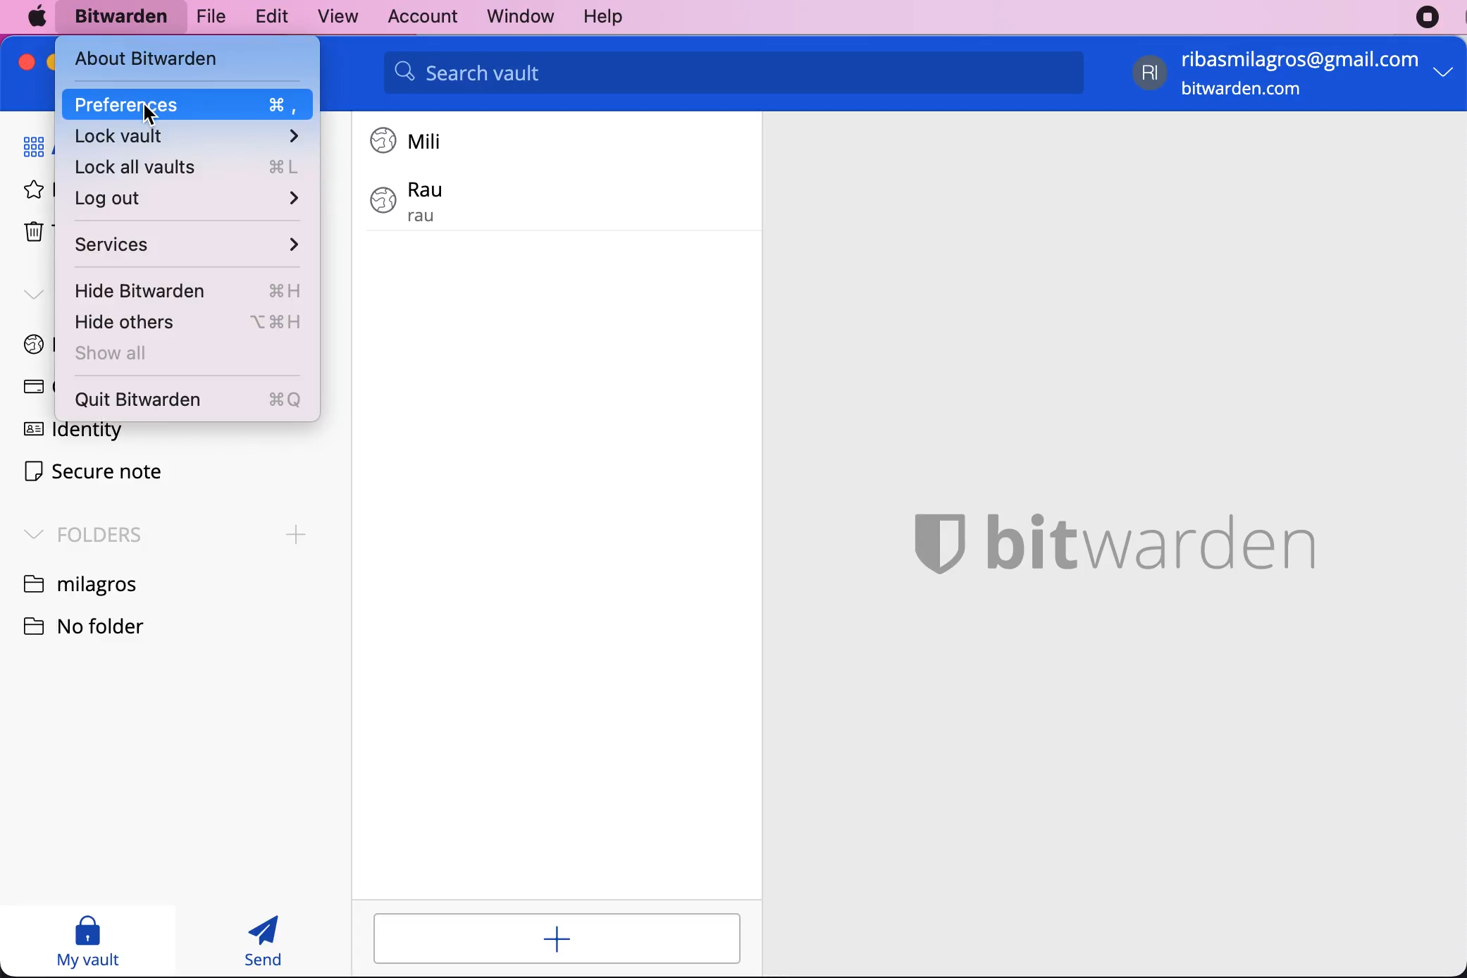 This screenshot has height=978, width=1467. What do you see at coordinates (1428, 18) in the screenshot?
I see `recording stopped` at bounding box center [1428, 18].